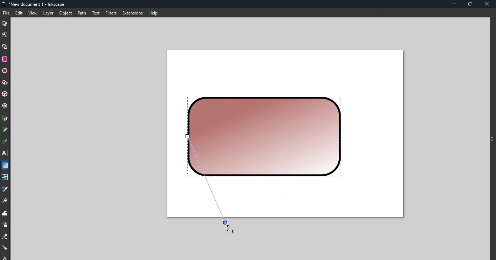  Describe the element at coordinates (210, 184) in the screenshot. I see `arranging the direction of color gradient ` at that location.